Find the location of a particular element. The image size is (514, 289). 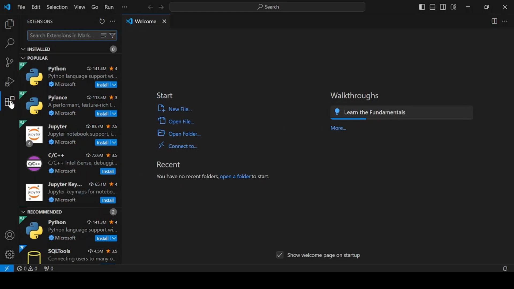

cursor is located at coordinates (11, 108).